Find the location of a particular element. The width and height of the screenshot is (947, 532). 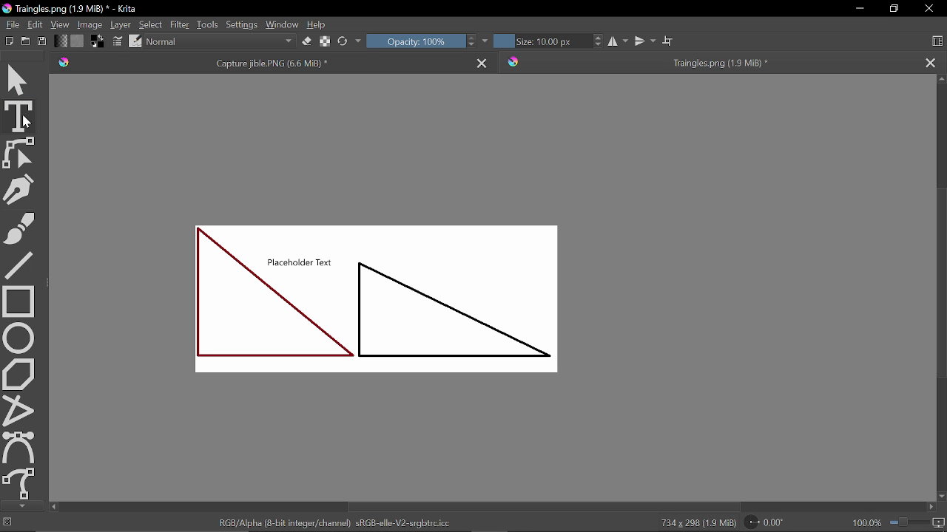

Reload original preset is located at coordinates (342, 41).